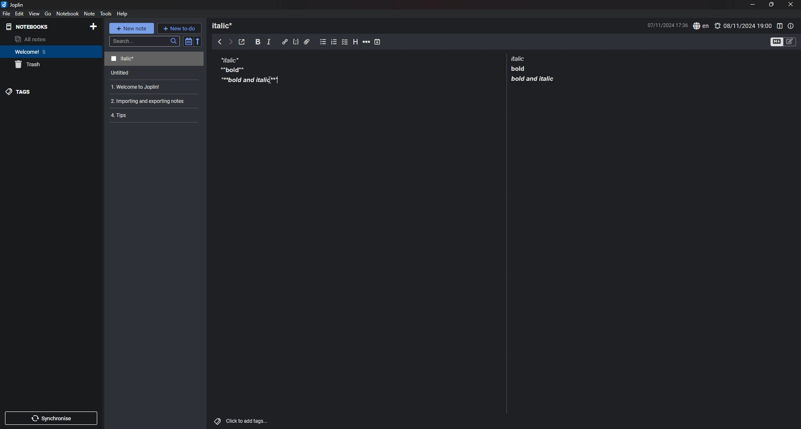  What do you see at coordinates (48, 14) in the screenshot?
I see `go` at bounding box center [48, 14].